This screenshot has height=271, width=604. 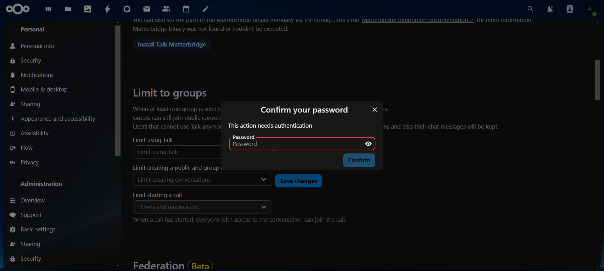 What do you see at coordinates (529, 9) in the screenshot?
I see `search` at bounding box center [529, 9].